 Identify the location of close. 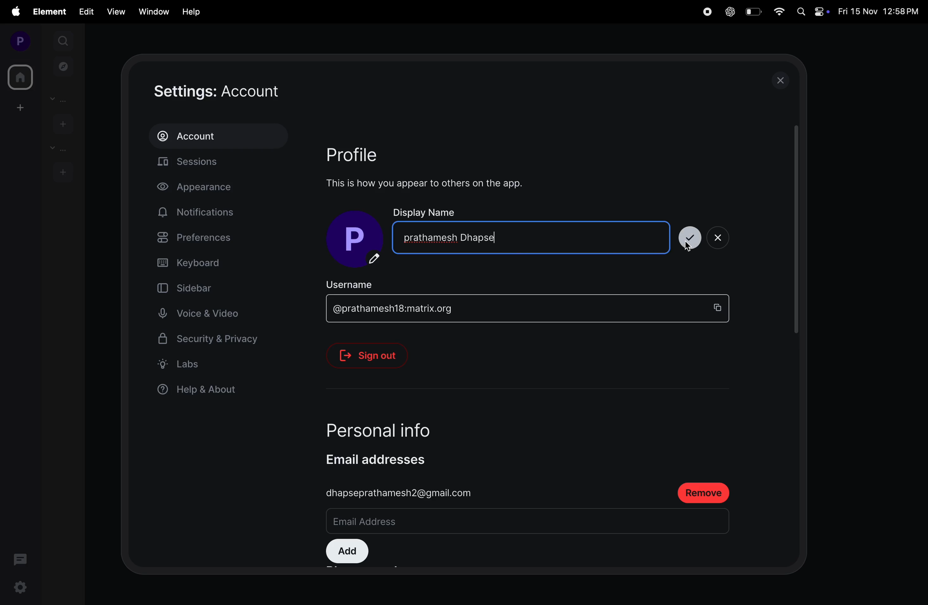
(783, 80).